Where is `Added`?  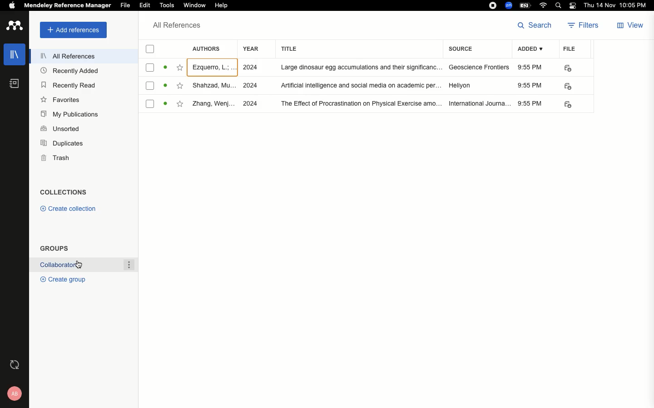
Added is located at coordinates (530, 50).